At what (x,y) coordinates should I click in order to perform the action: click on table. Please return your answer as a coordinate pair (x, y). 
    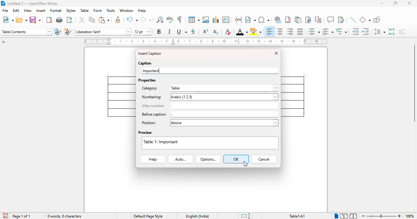
    Looking at the image, I should click on (85, 10).